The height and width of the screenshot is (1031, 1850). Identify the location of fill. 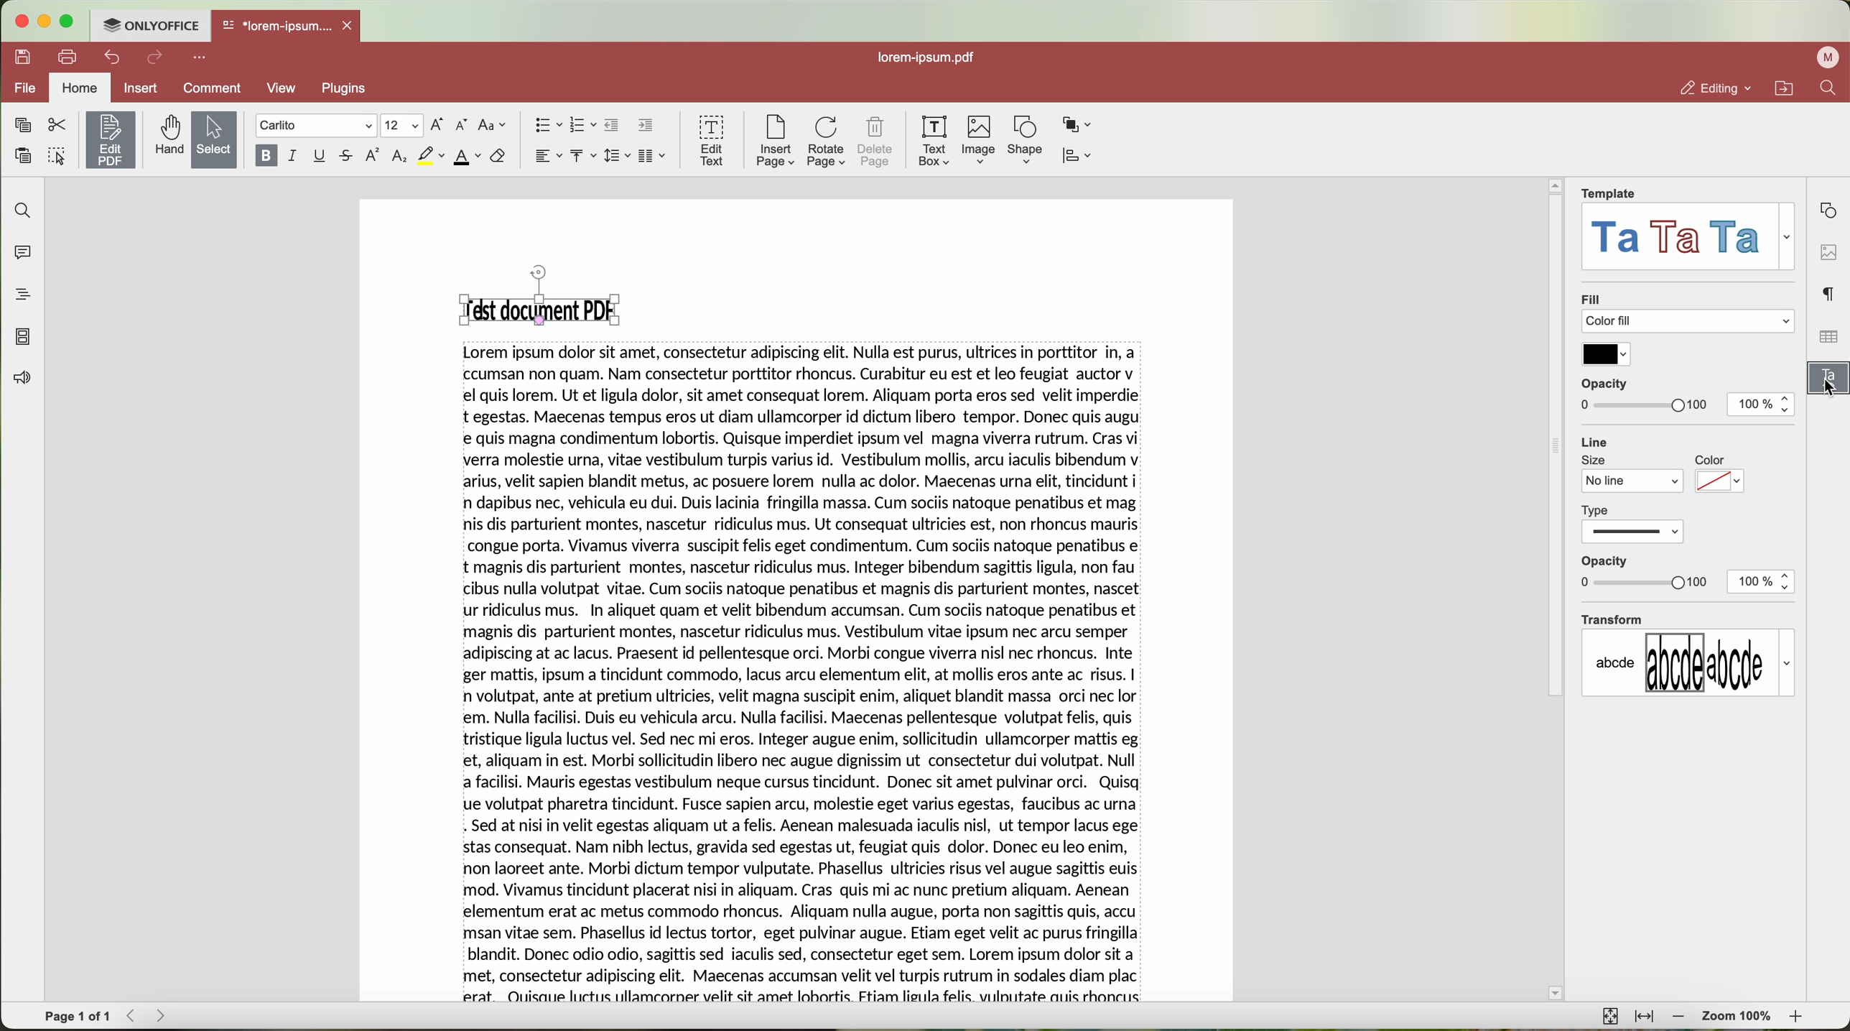
(1591, 297).